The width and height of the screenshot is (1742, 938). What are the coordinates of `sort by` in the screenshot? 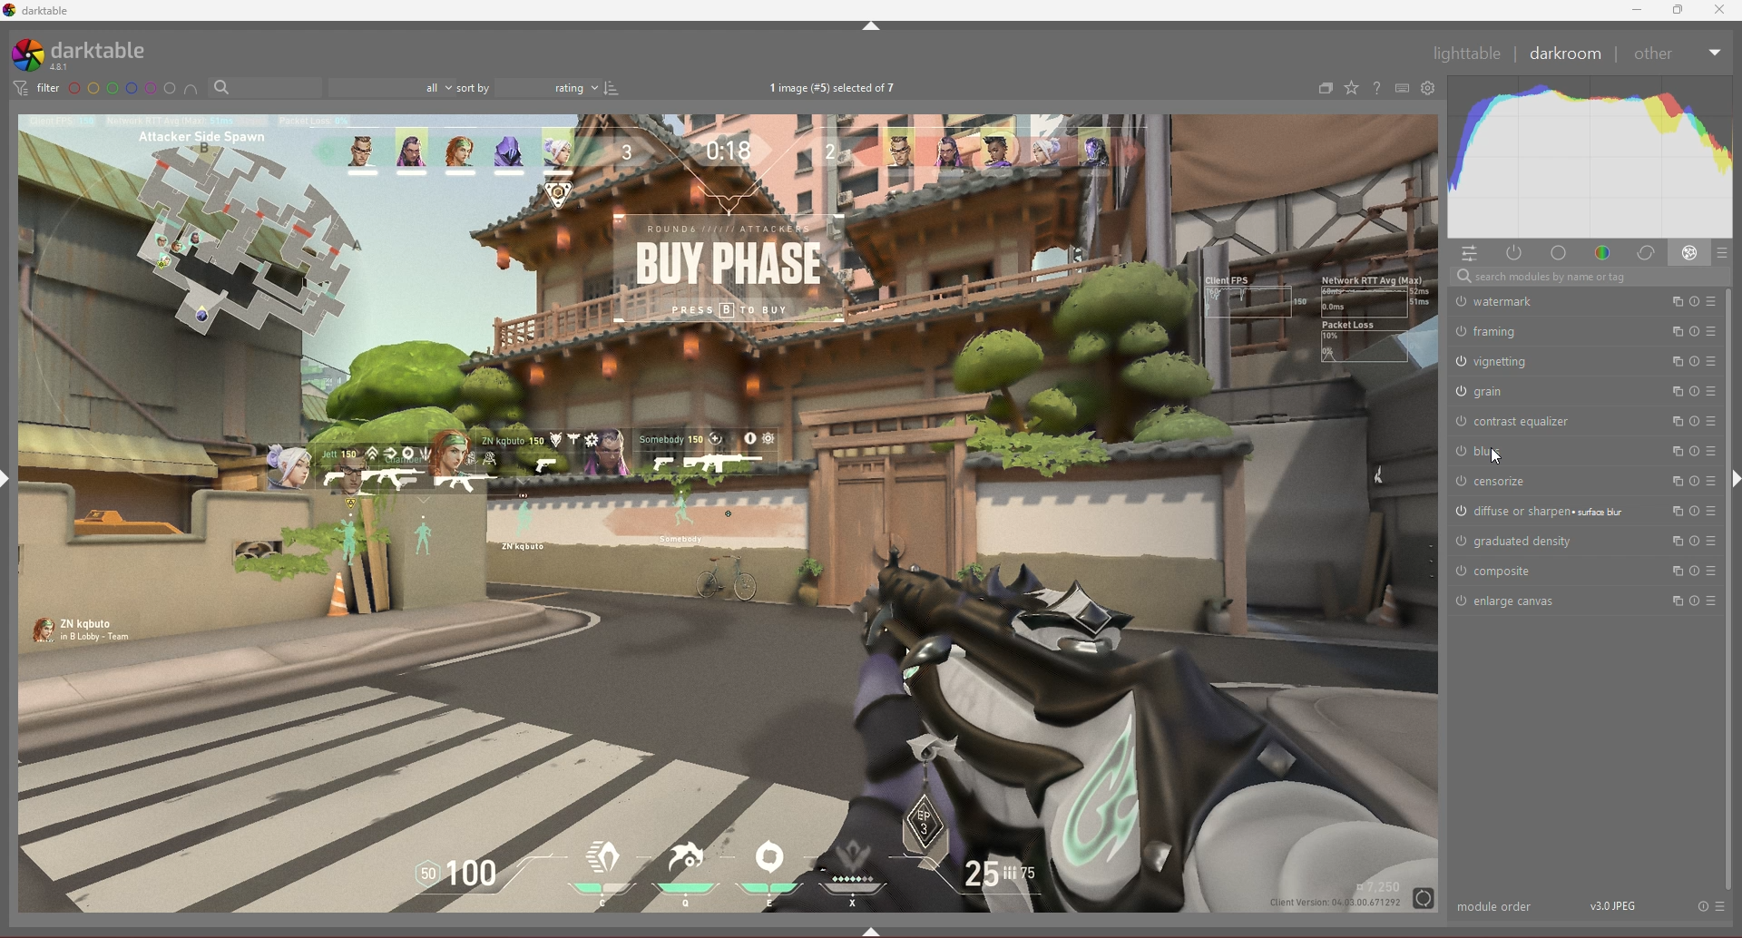 It's located at (474, 87).